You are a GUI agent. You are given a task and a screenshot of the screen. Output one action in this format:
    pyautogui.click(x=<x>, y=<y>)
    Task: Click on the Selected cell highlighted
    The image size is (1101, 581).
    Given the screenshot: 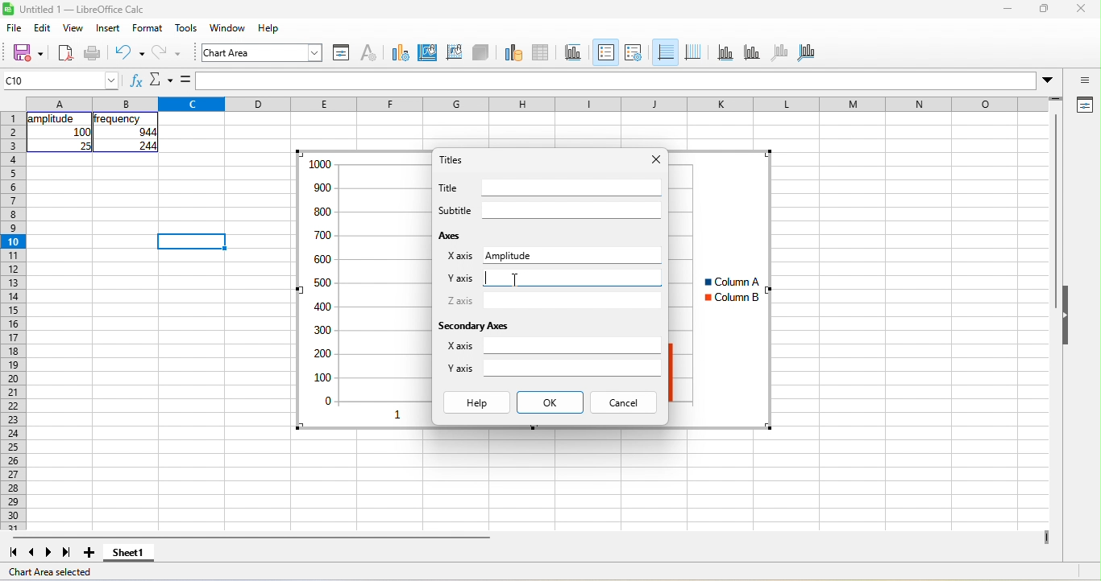 What is the action you would take?
    pyautogui.click(x=191, y=241)
    